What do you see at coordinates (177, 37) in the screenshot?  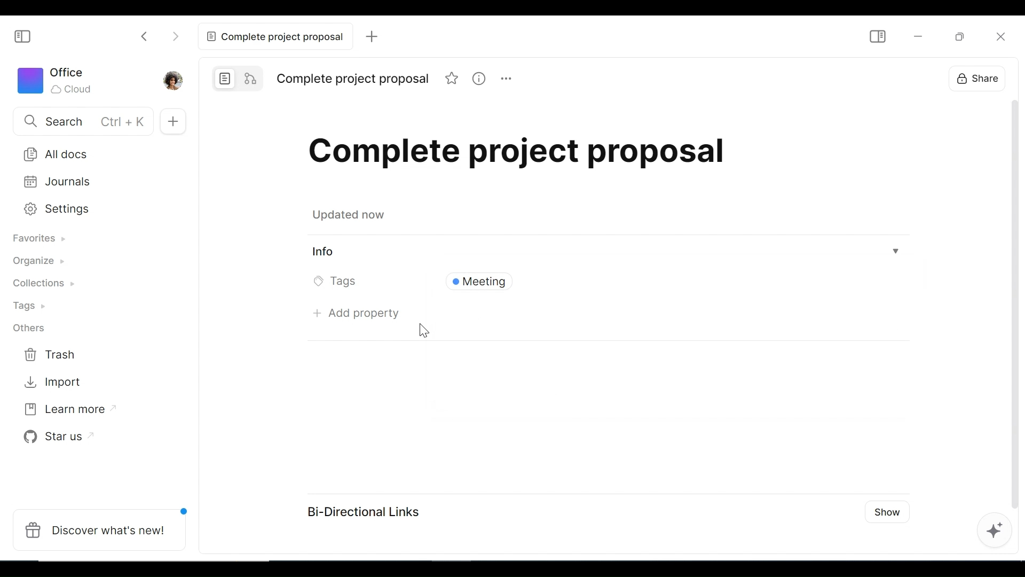 I see `Click to go forward` at bounding box center [177, 37].